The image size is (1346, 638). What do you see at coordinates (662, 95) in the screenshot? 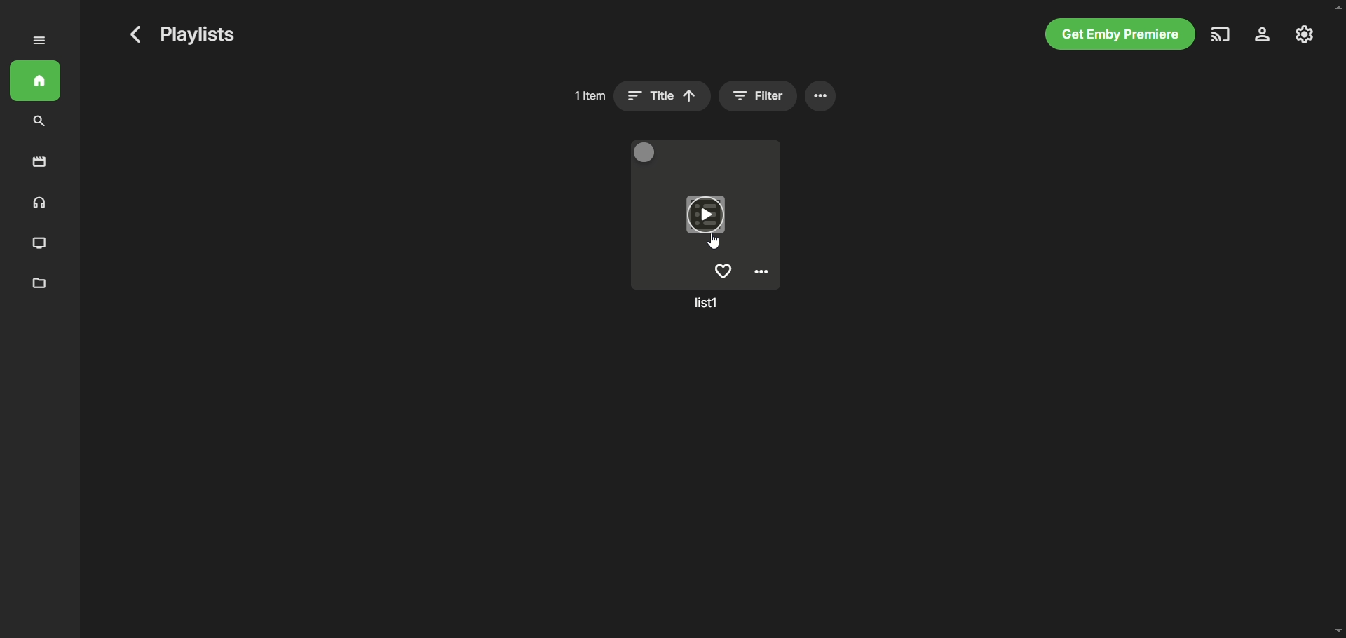
I see `title` at bounding box center [662, 95].